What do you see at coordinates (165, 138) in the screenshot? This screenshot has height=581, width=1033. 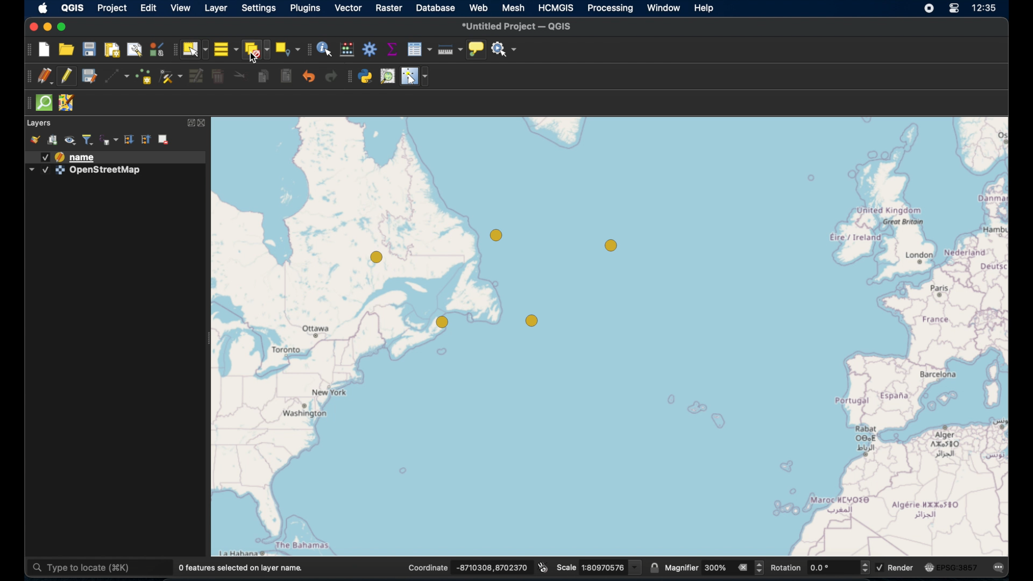 I see `remove layer/group` at bounding box center [165, 138].